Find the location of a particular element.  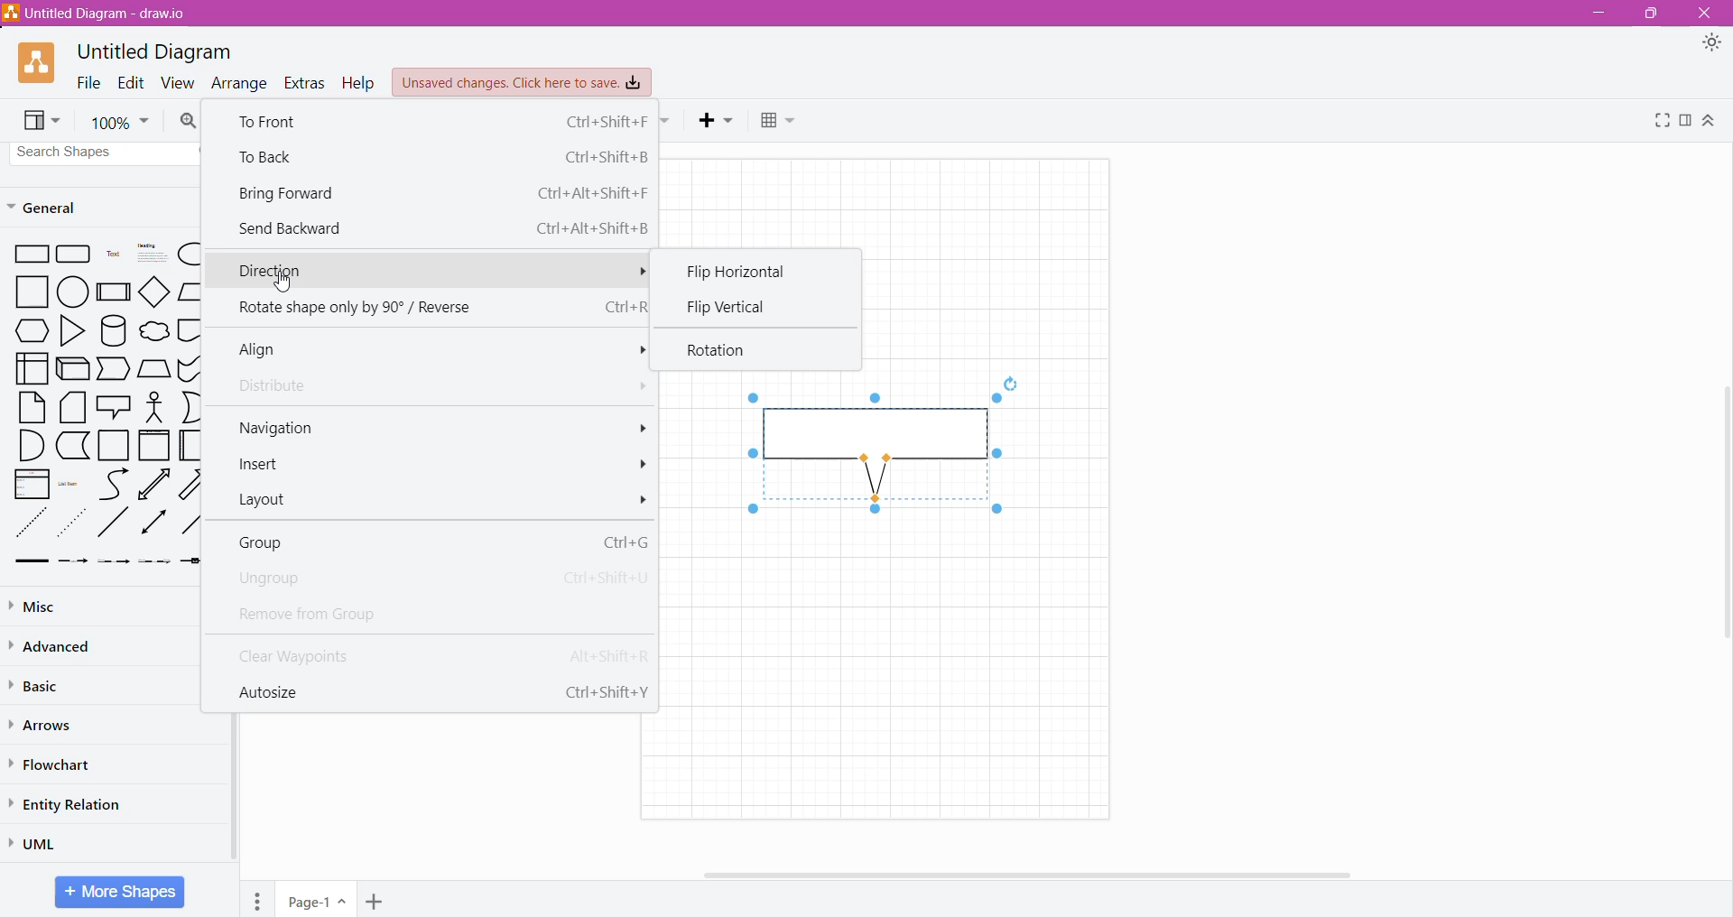

reload is located at coordinates (1010, 382).